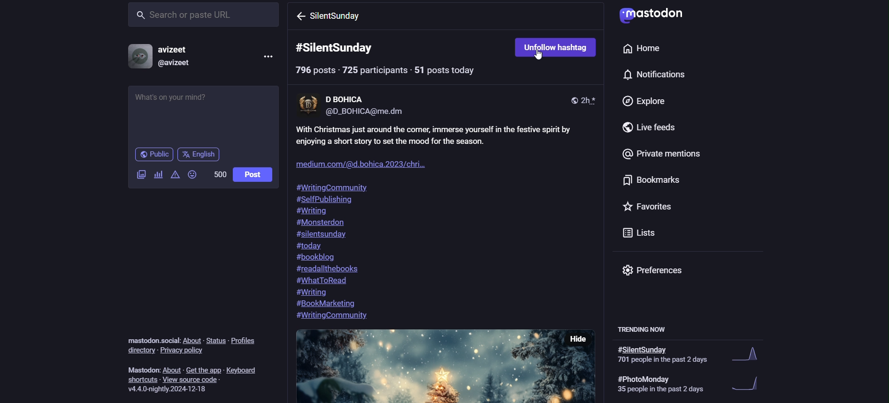  What do you see at coordinates (636, 127) in the screenshot?
I see `Live feeds` at bounding box center [636, 127].